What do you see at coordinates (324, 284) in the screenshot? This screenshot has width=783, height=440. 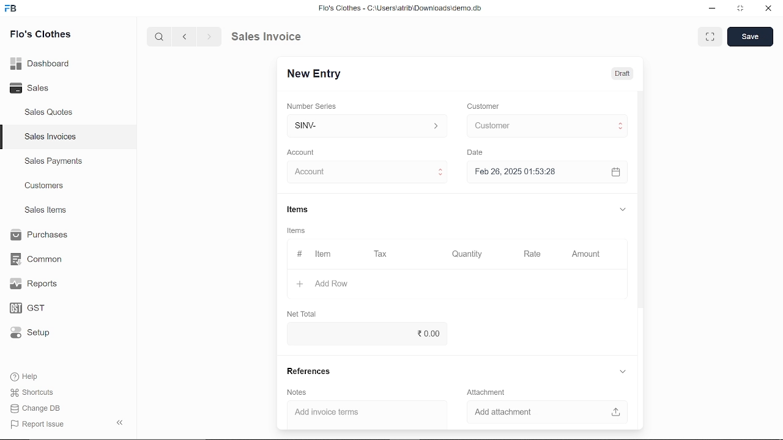 I see `Add Row` at bounding box center [324, 284].